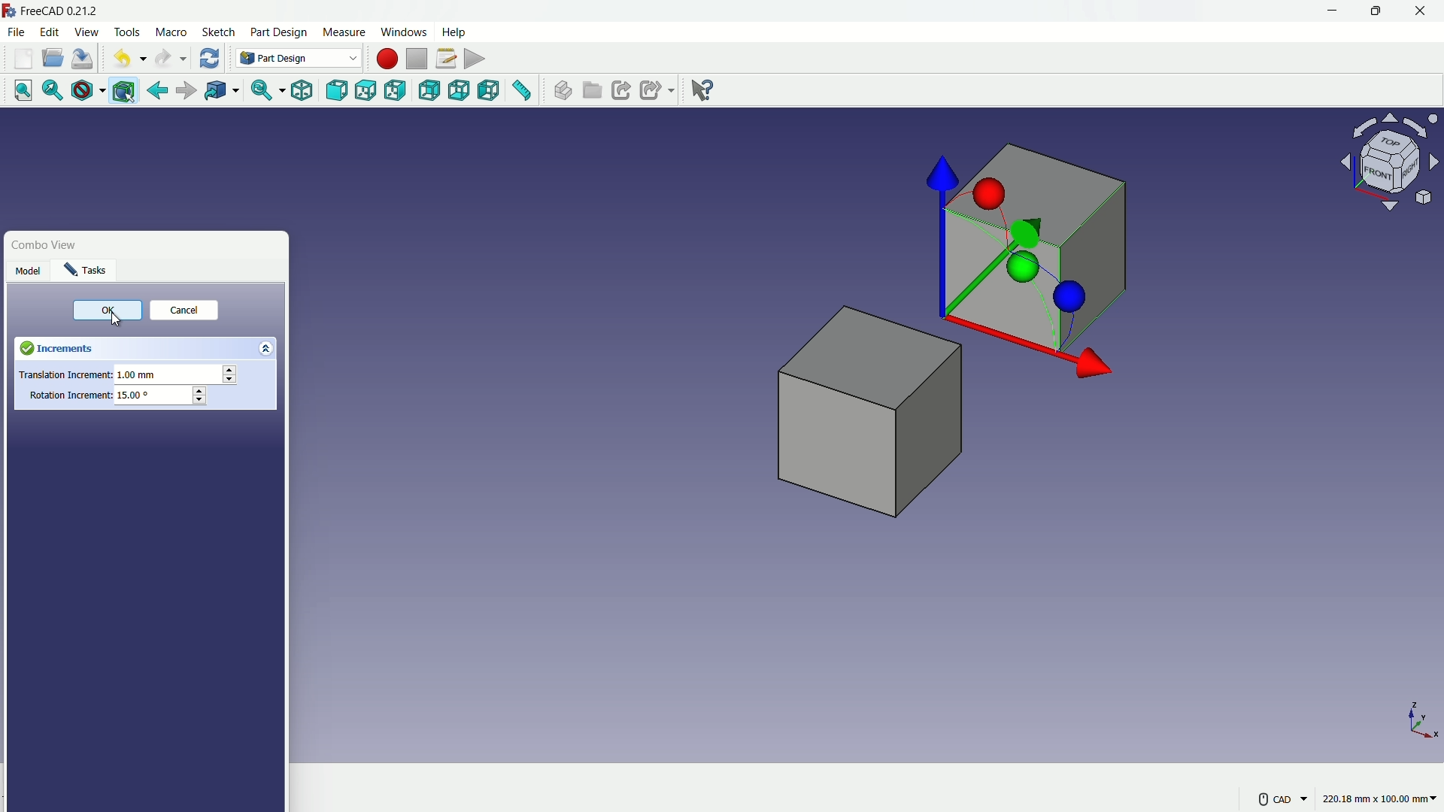 The image size is (1444, 812). Describe the element at coordinates (126, 59) in the screenshot. I see `undo` at that location.